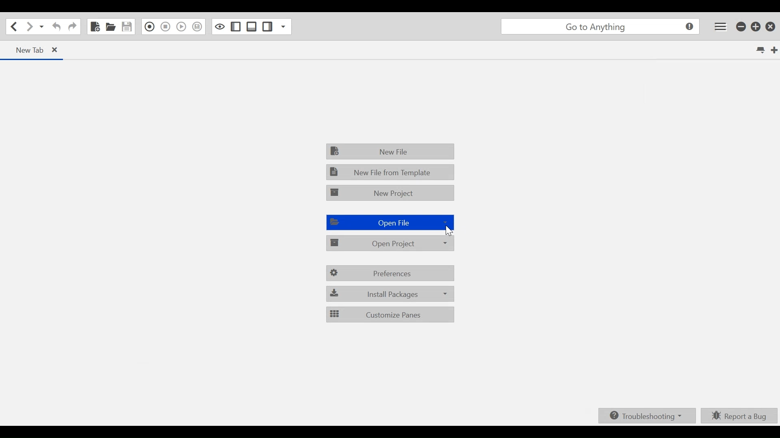 The height and width of the screenshot is (438, 780). Describe the element at coordinates (771, 25) in the screenshot. I see `Close` at that location.